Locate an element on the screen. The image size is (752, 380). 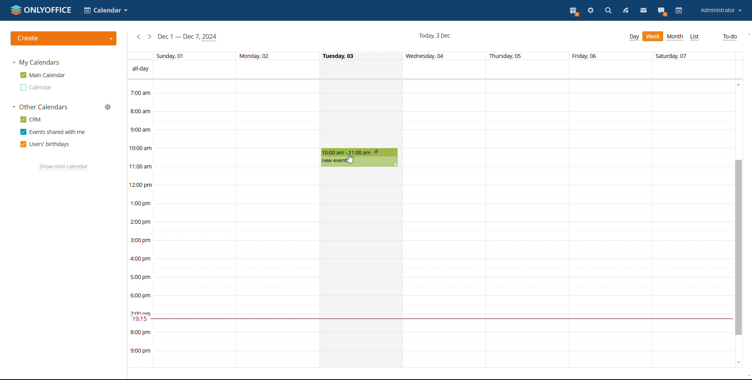
Monday, 02 is located at coordinates (254, 55).